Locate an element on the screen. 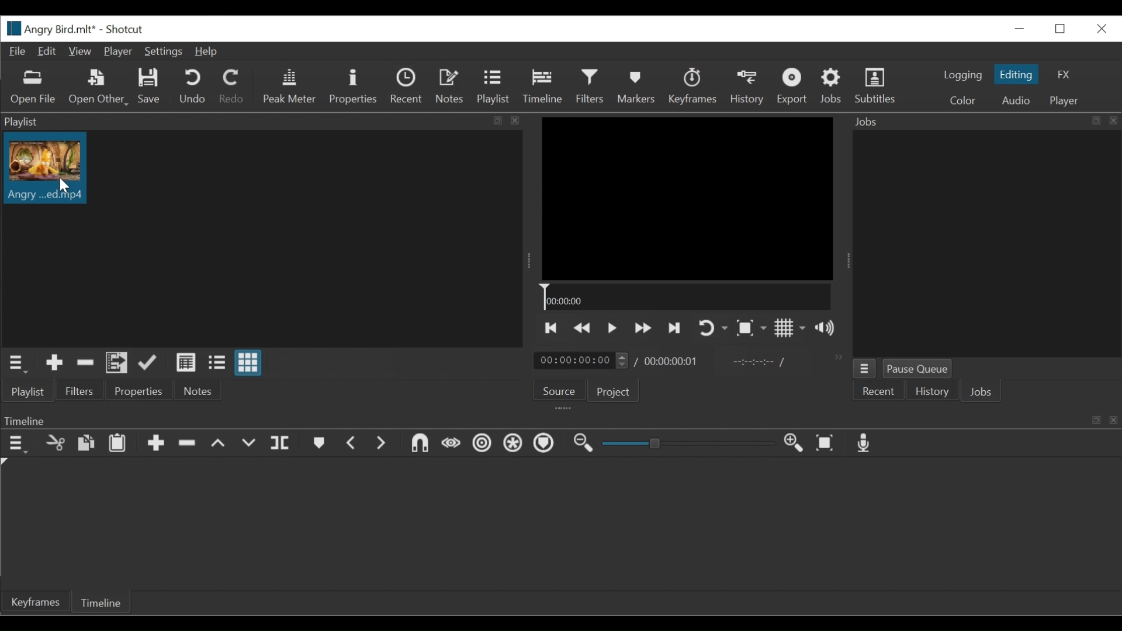  previous is located at coordinates (351, 443).